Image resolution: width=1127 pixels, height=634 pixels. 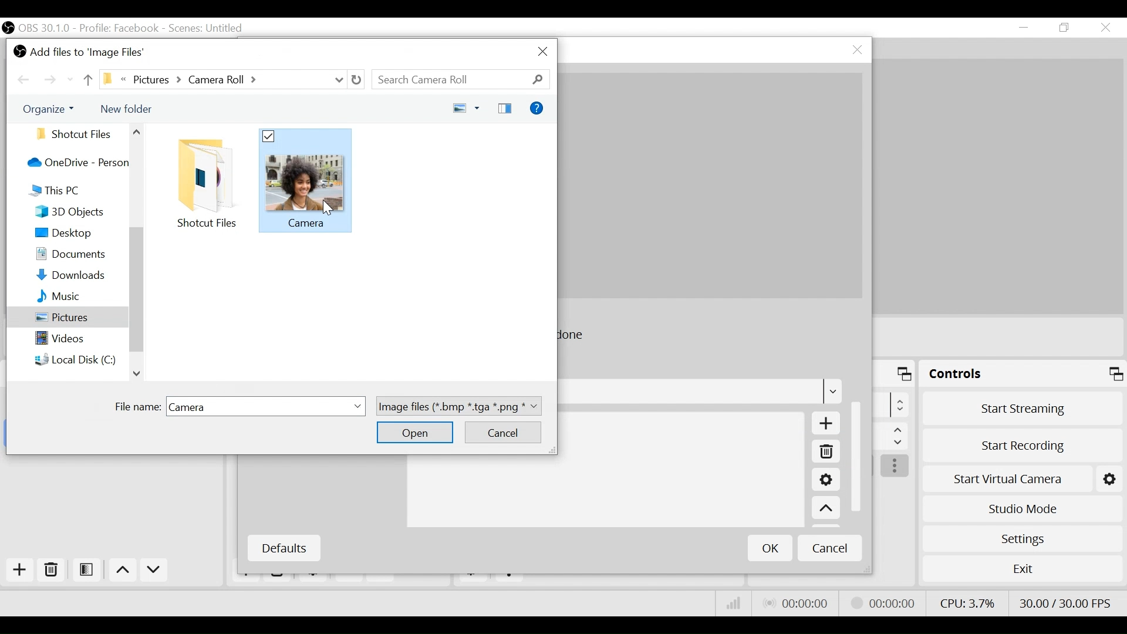 What do you see at coordinates (826, 509) in the screenshot?
I see `Move up` at bounding box center [826, 509].